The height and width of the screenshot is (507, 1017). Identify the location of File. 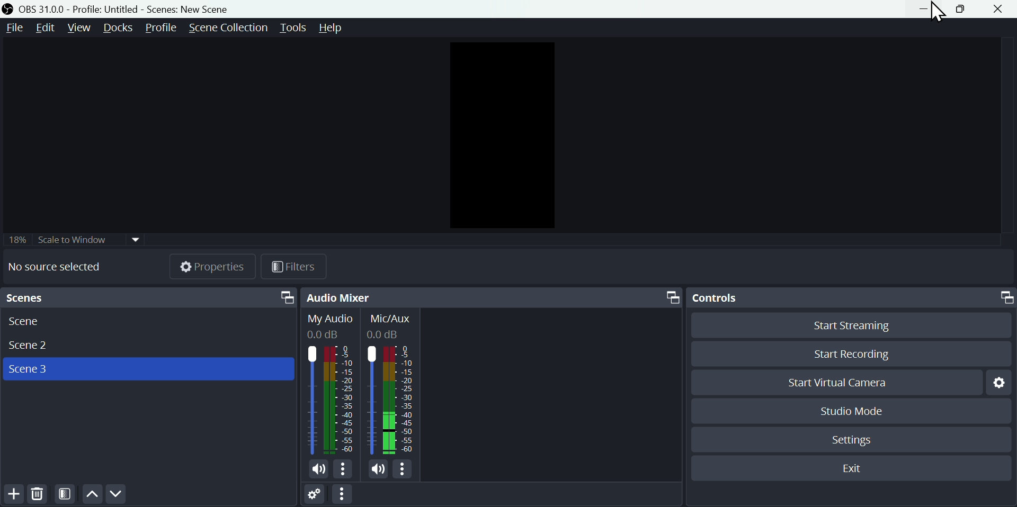
(13, 28).